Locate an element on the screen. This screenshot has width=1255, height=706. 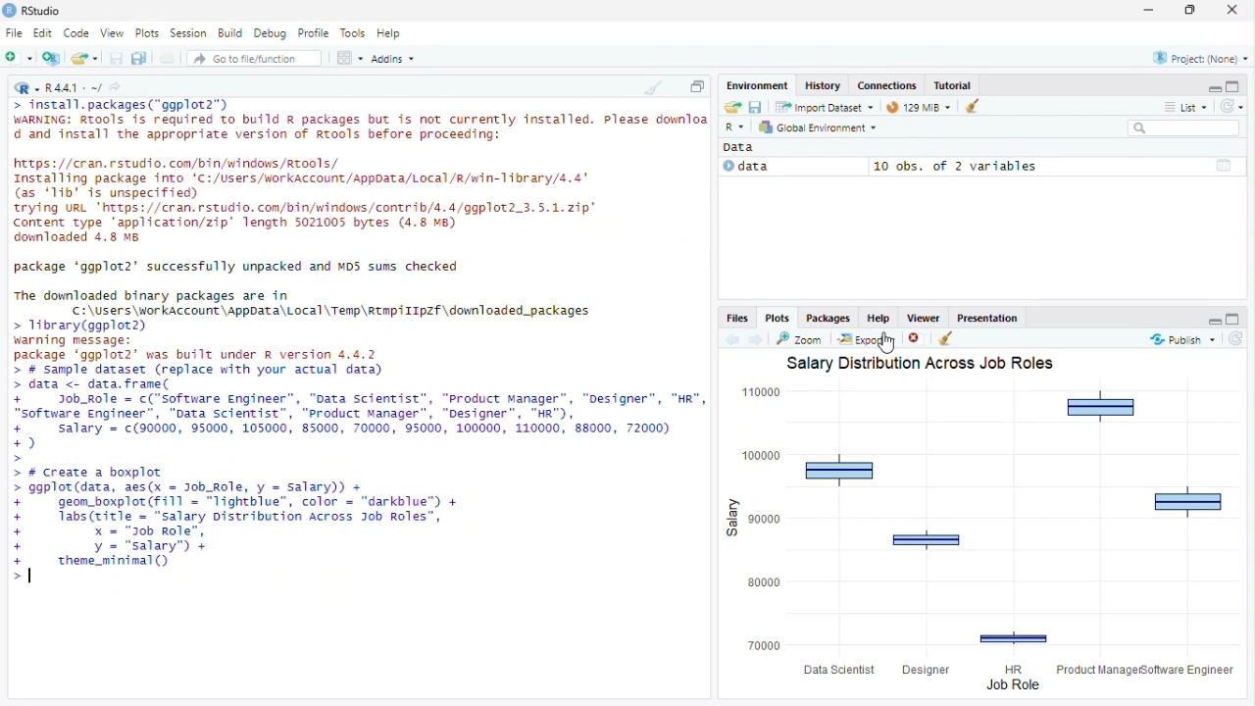
R Language is located at coordinates (26, 89).